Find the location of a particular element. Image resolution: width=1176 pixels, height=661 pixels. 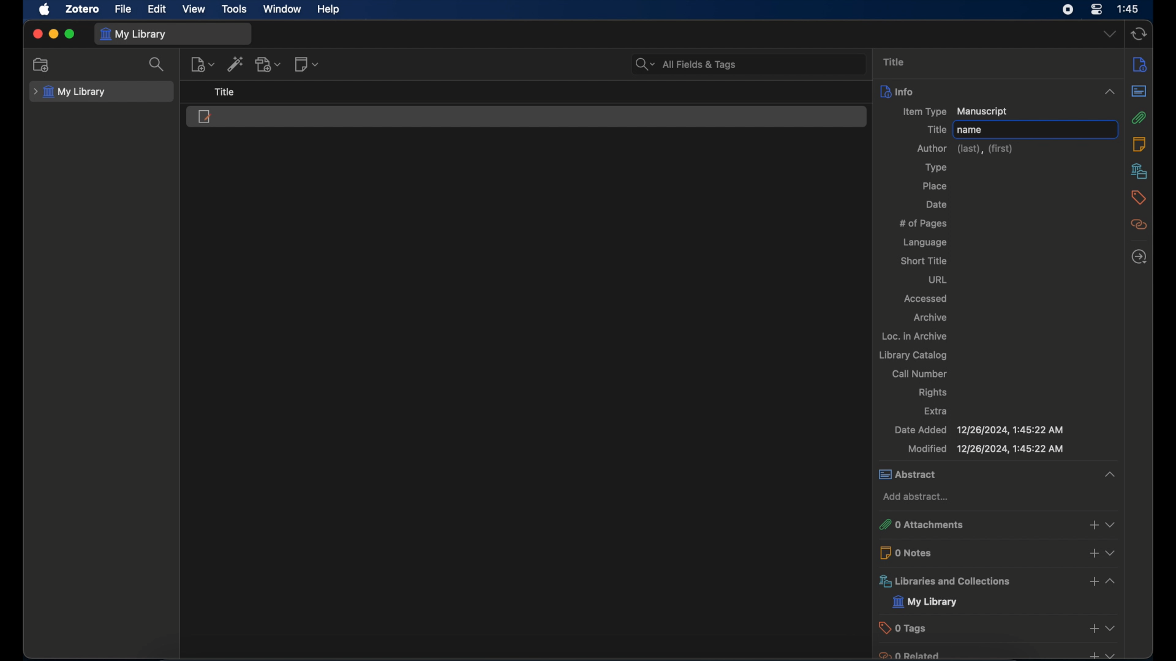

0 attachments is located at coordinates (996, 525).